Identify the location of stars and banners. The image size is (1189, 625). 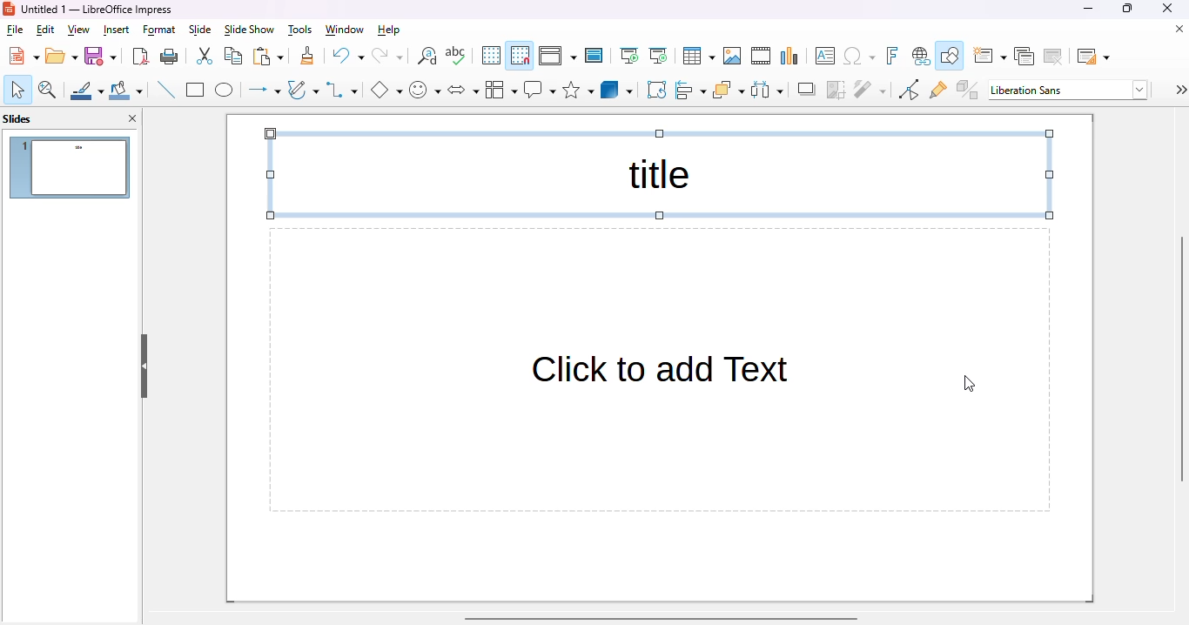
(578, 89).